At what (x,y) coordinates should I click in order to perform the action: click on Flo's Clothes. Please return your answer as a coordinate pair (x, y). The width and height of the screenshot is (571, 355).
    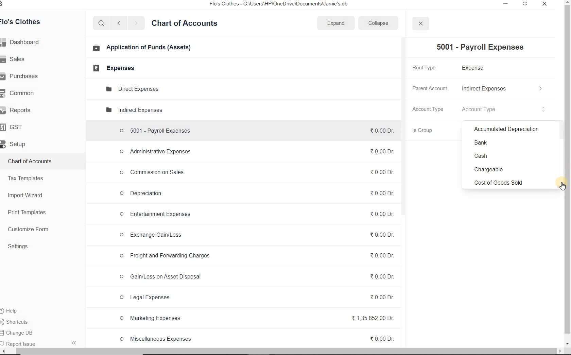
    Looking at the image, I should click on (25, 21).